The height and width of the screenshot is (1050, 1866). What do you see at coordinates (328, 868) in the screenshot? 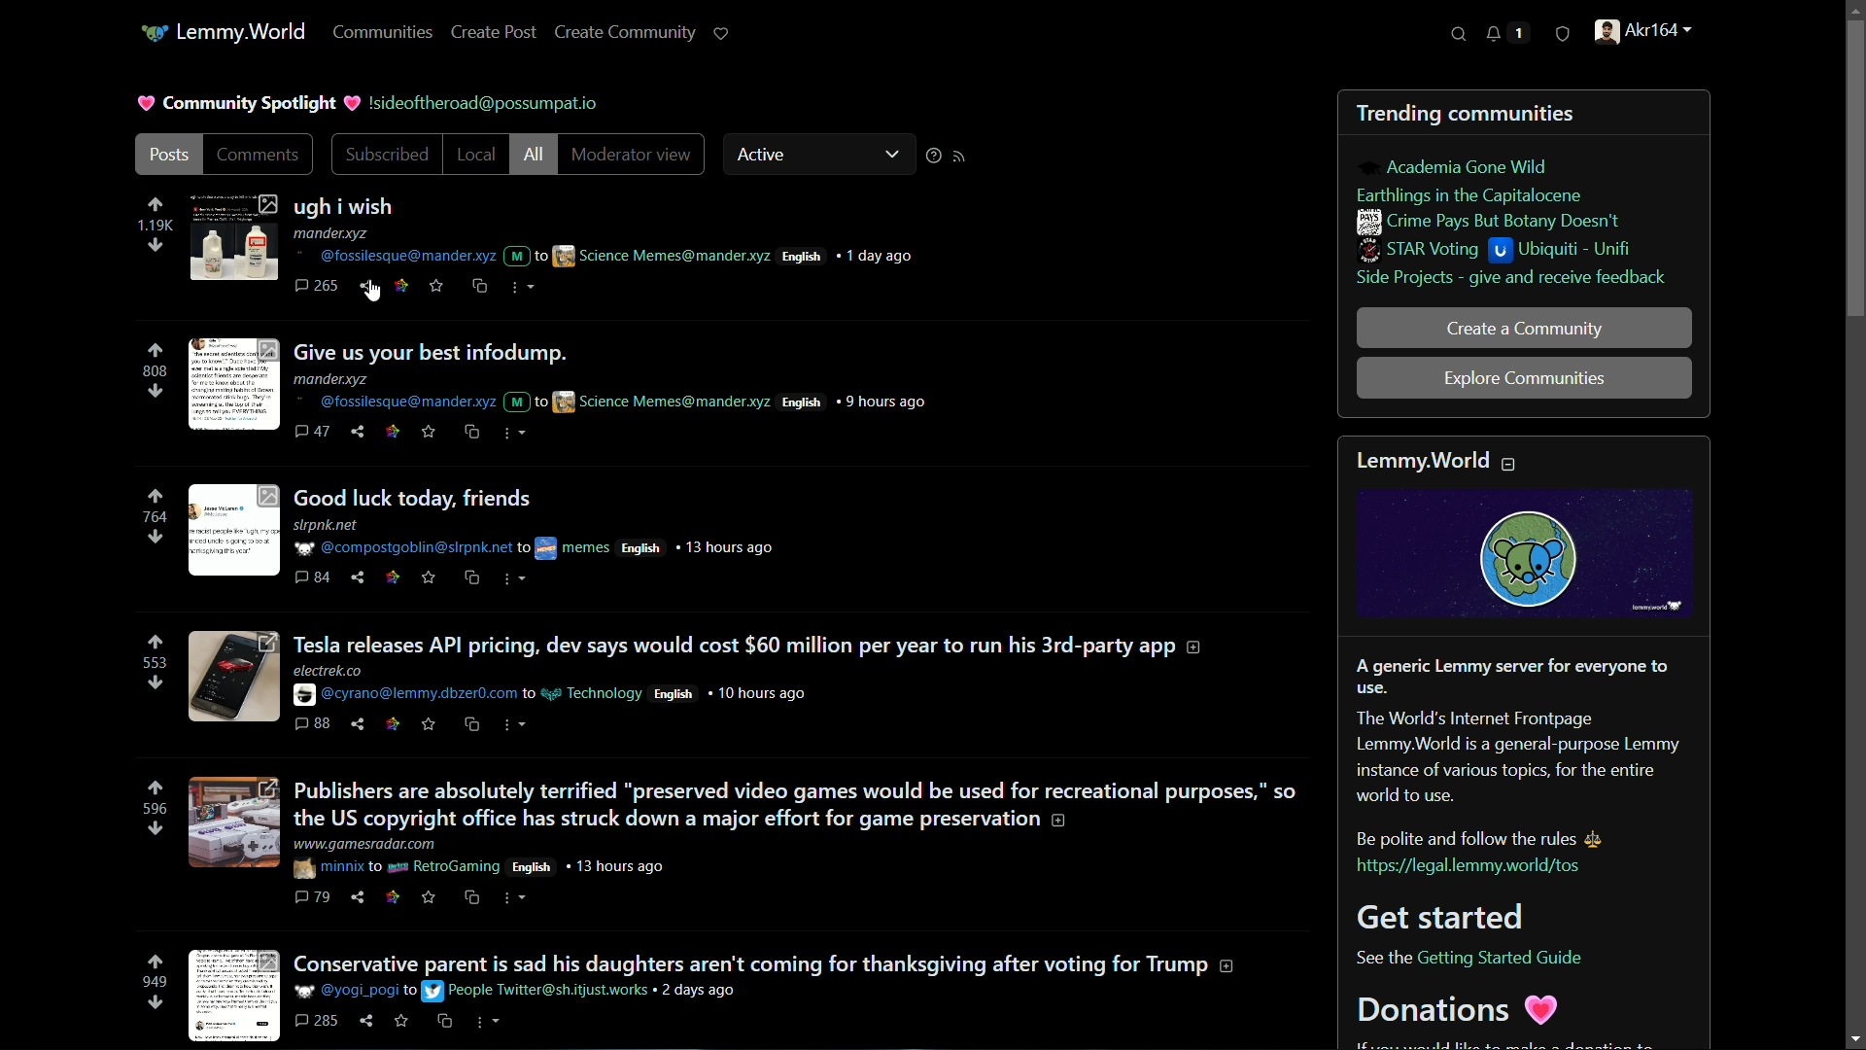
I see `minnix` at bounding box center [328, 868].